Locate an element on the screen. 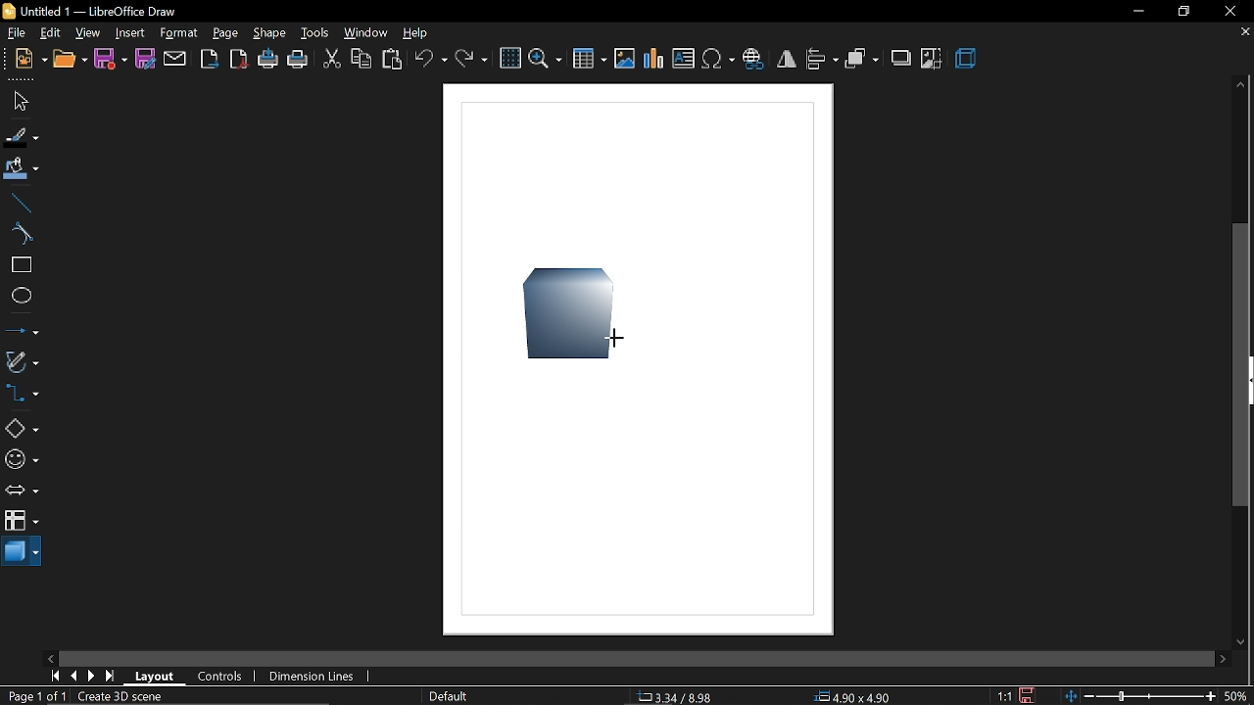 This screenshot has height=705, width=1254. insert symbol is located at coordinates (719, 58).